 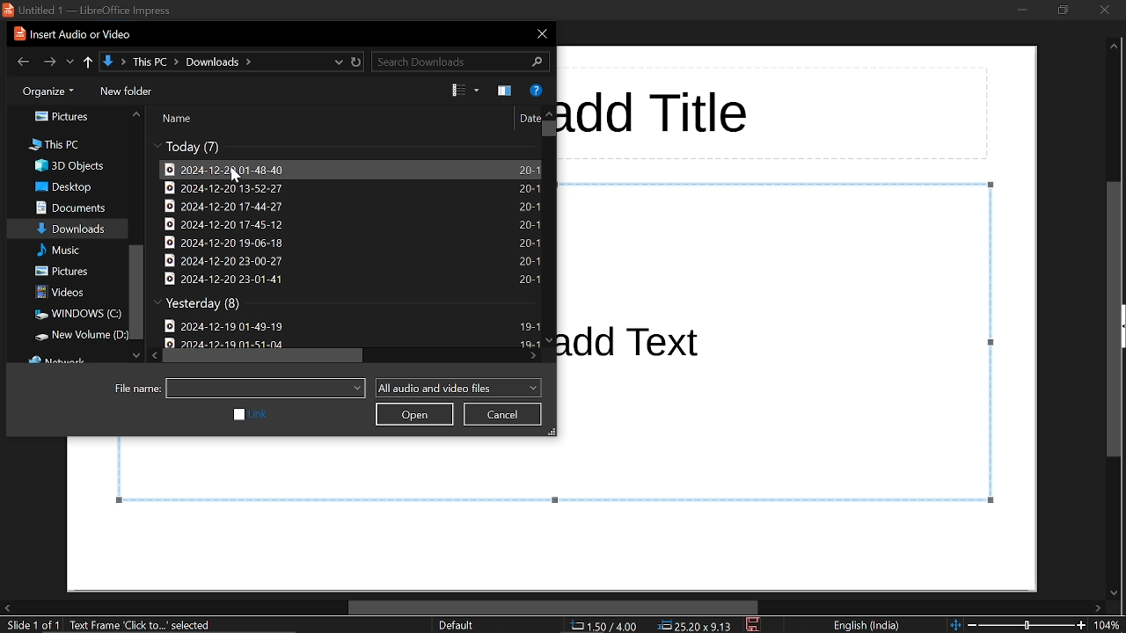 What do you see at coordinates (657, 113) in the screenshot?
I see `add title` at bounding box center [657, 113].